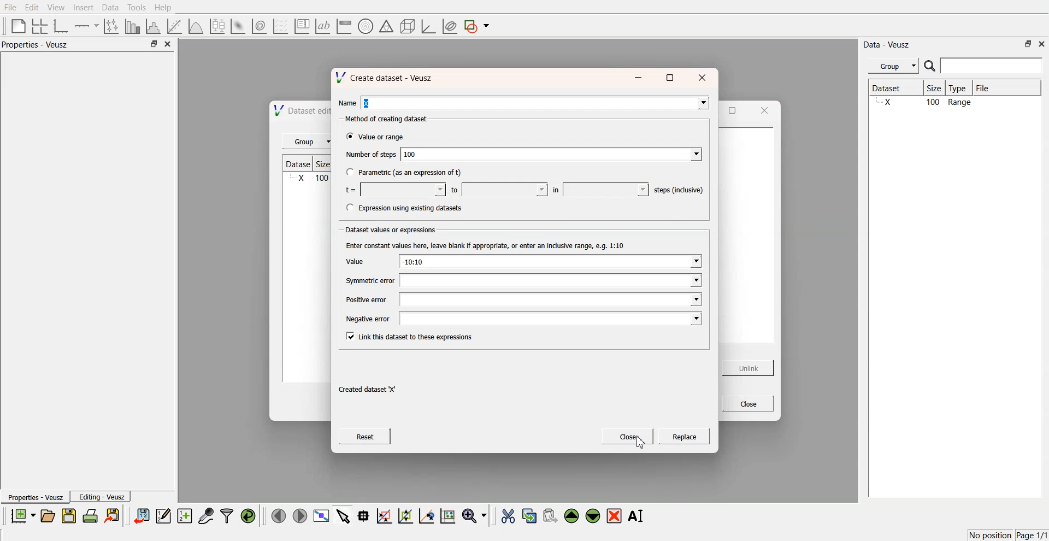 The image size is (1049, 541). What do you see at coordinates (749, 368) in the screenshot?
I see `Unlink` at bounding box center [749, 368].